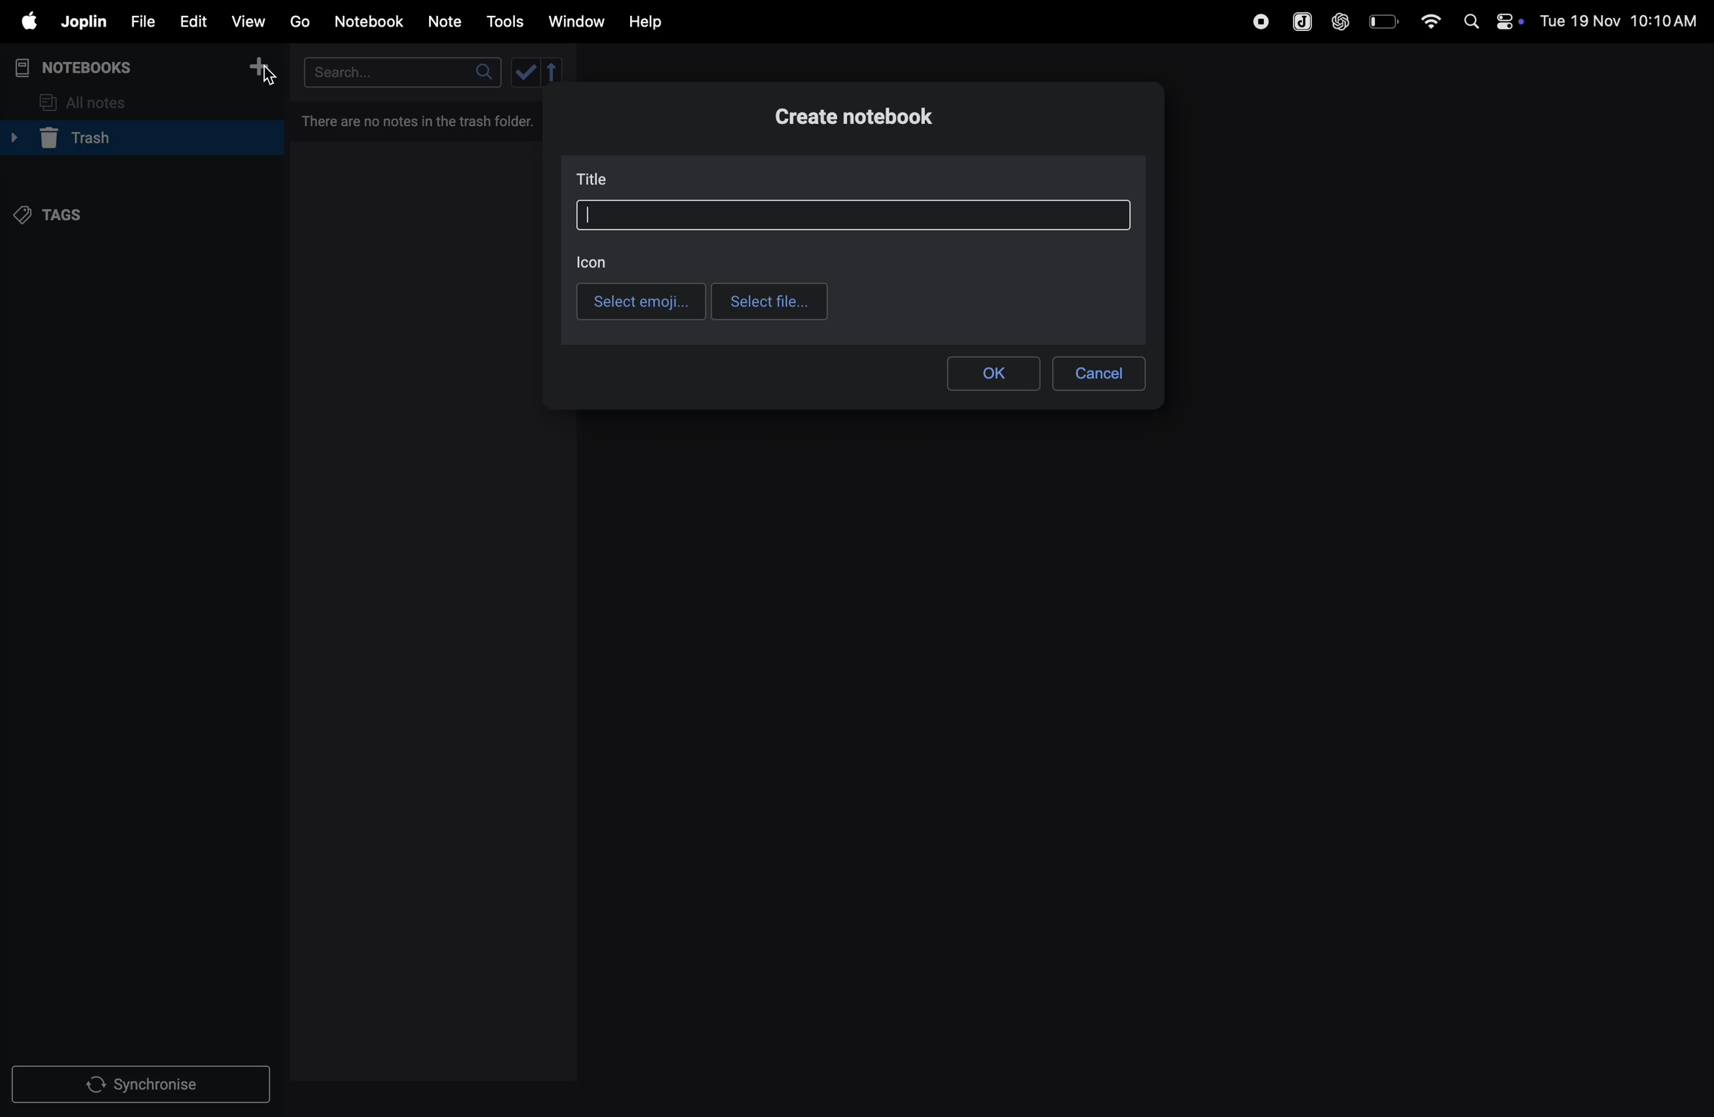  Describe the element at coordinates (1426, 20) in the screenshot. I see `wifi` at that location.